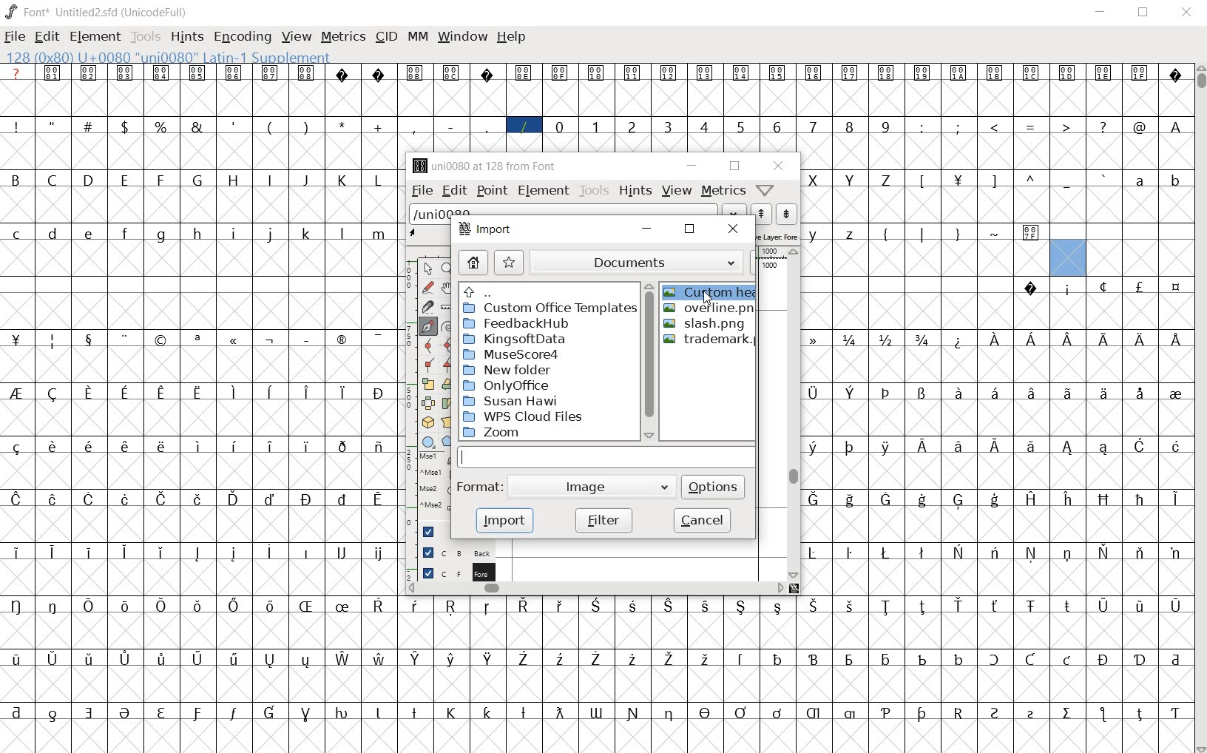 The width and height of the screenshot is (1207, 753). Describe the element at coordinates (1030, 288) in the screenshot. I see `glyph` at that location.